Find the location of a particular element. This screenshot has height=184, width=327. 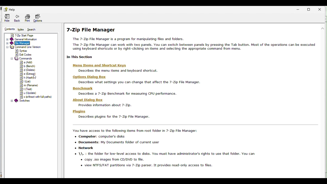

Syntax is located at coordinates (22, 51).